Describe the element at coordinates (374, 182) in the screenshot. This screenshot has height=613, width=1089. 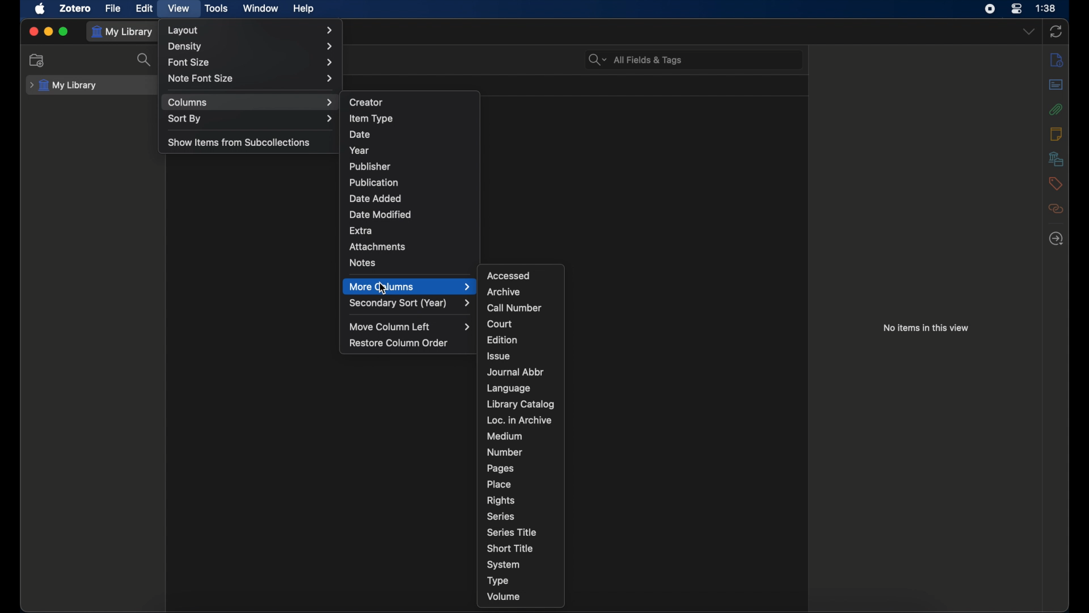
I see `publication` at that location.